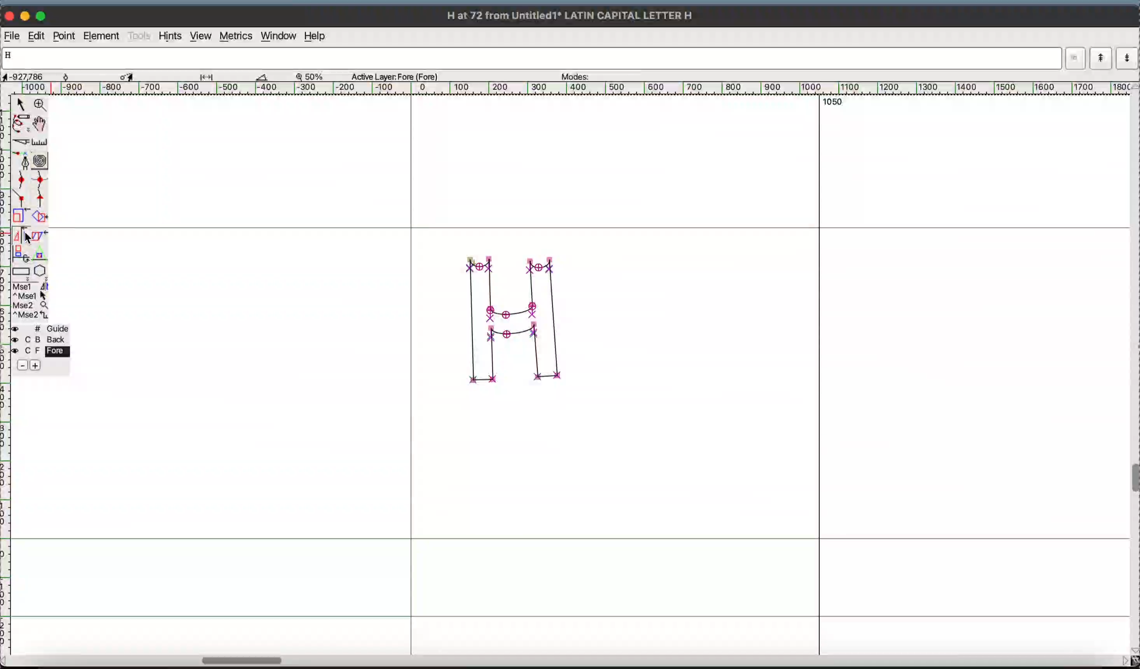 This screenshot has height=669, width=1140. What do you see at coordinates (37, 35) in the screenshot?
I see `Edit` at bounding box center [37, 35].